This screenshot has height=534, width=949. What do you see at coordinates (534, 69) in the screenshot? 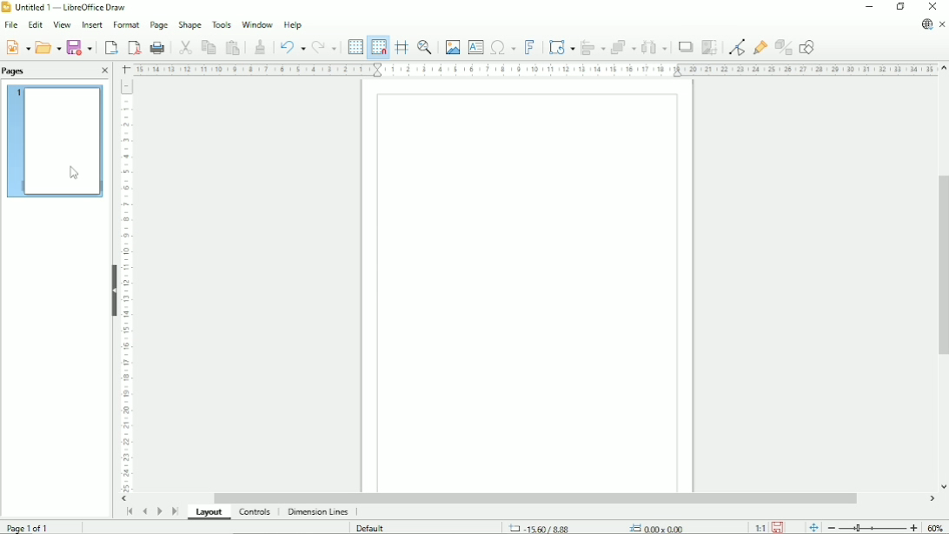
I see `Horizontal scale` at bounding box center [534, 69].